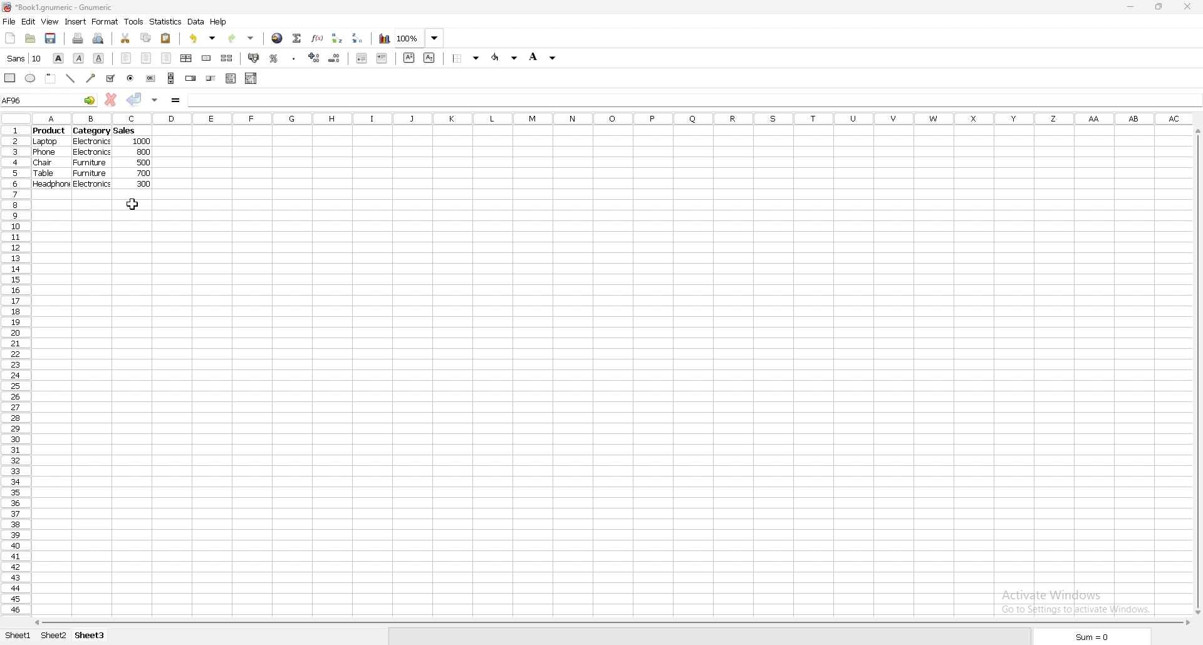 The height and width of the screenshot is (645, 1203). What do you see at coordinates (145, 163) in the screenshot?
I see `500` at bounding box center [145, 163].